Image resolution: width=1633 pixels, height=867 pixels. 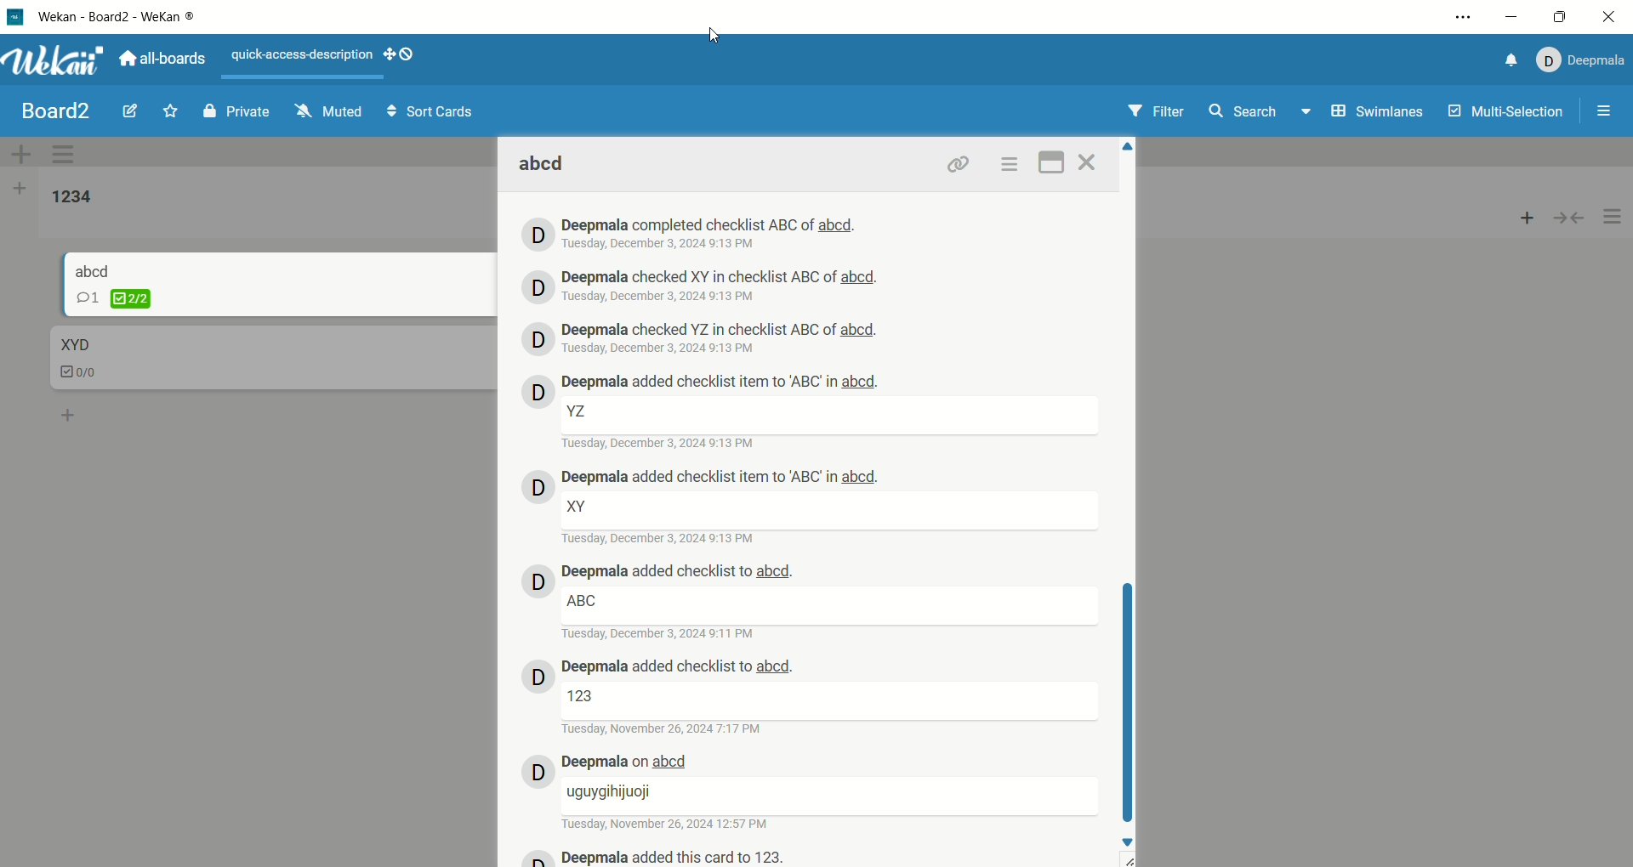 I want to click on add, so click(x=1528, y=213).